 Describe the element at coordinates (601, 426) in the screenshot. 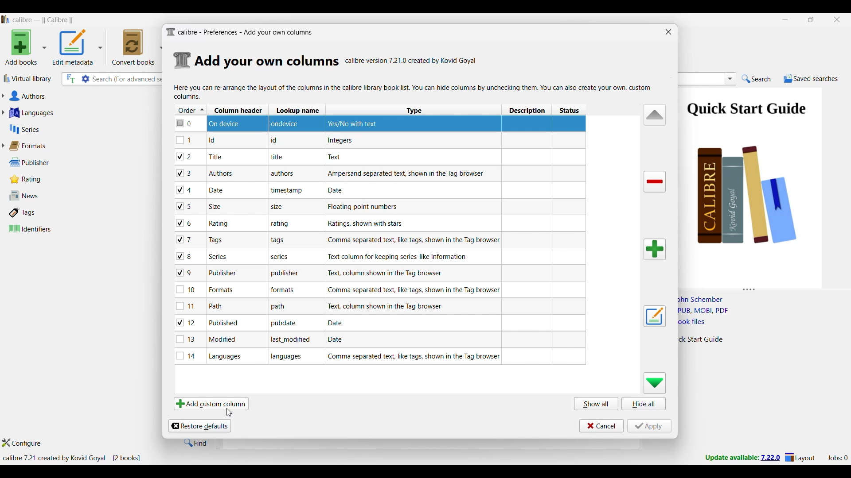

I see `Cancel` at that location.